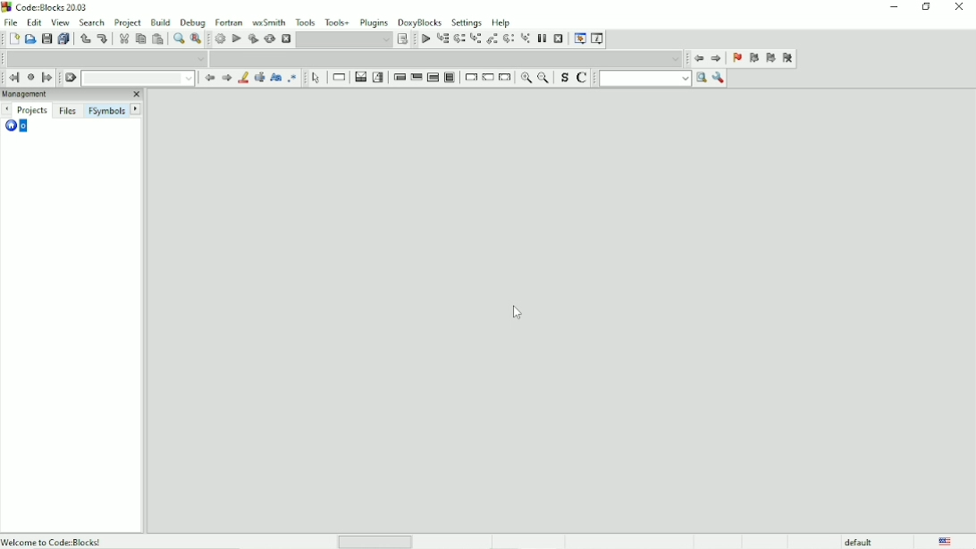  What do you see at coordinates (505, 78) in the screenshot?
I see `Return instruction` at bounding box center [505, 78].